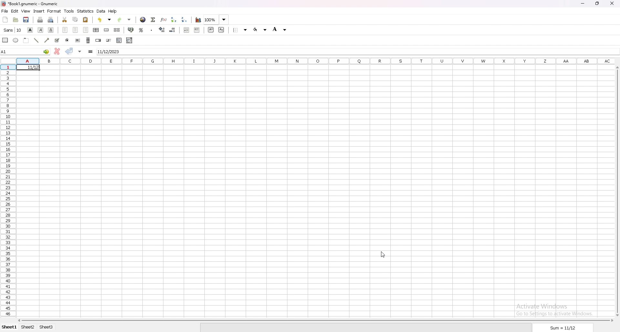 This screenshot has height=332, width=620. What do you see at coordinates (67, 40) in the screenshot?
I see `radio button` at bounding box center [67, 40].